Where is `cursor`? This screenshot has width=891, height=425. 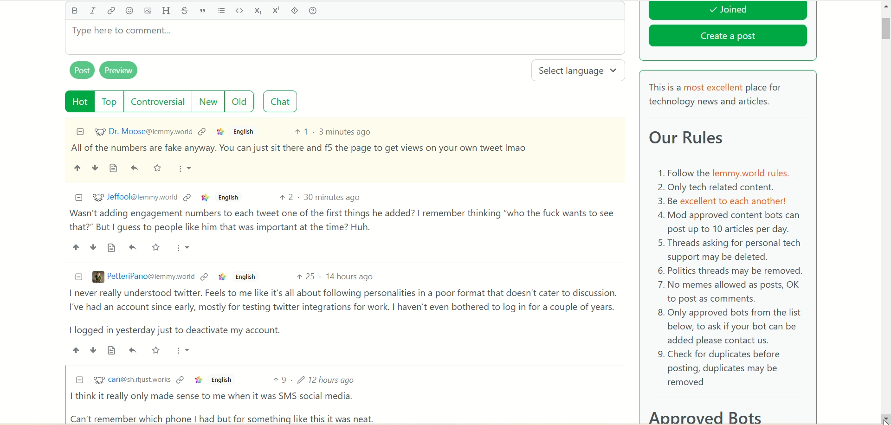
cursor is located at coordinates (884, 417).